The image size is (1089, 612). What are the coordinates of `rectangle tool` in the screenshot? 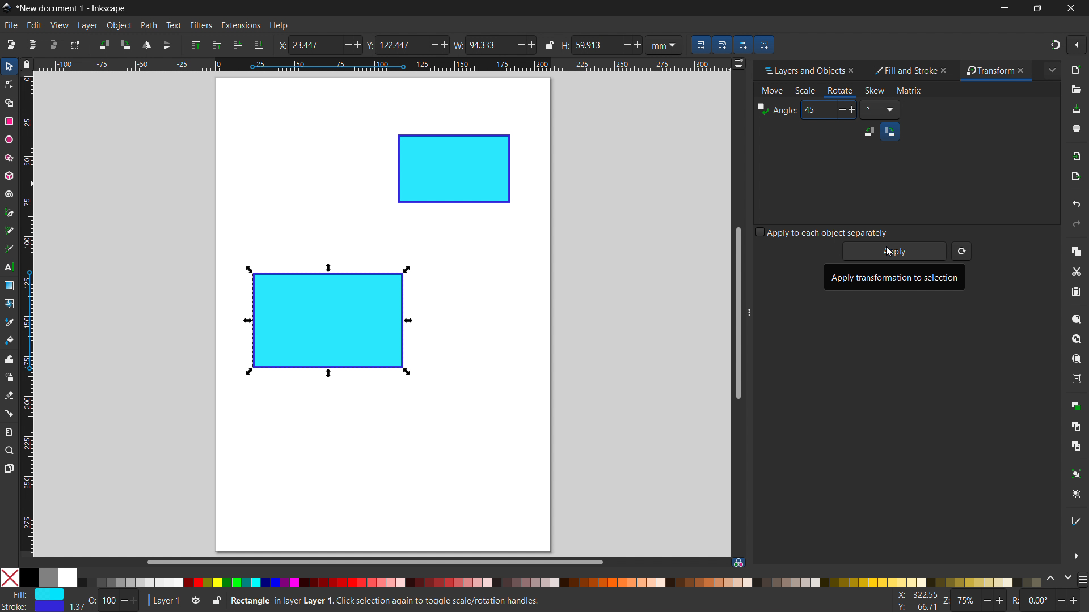 It's located at (9, 121).